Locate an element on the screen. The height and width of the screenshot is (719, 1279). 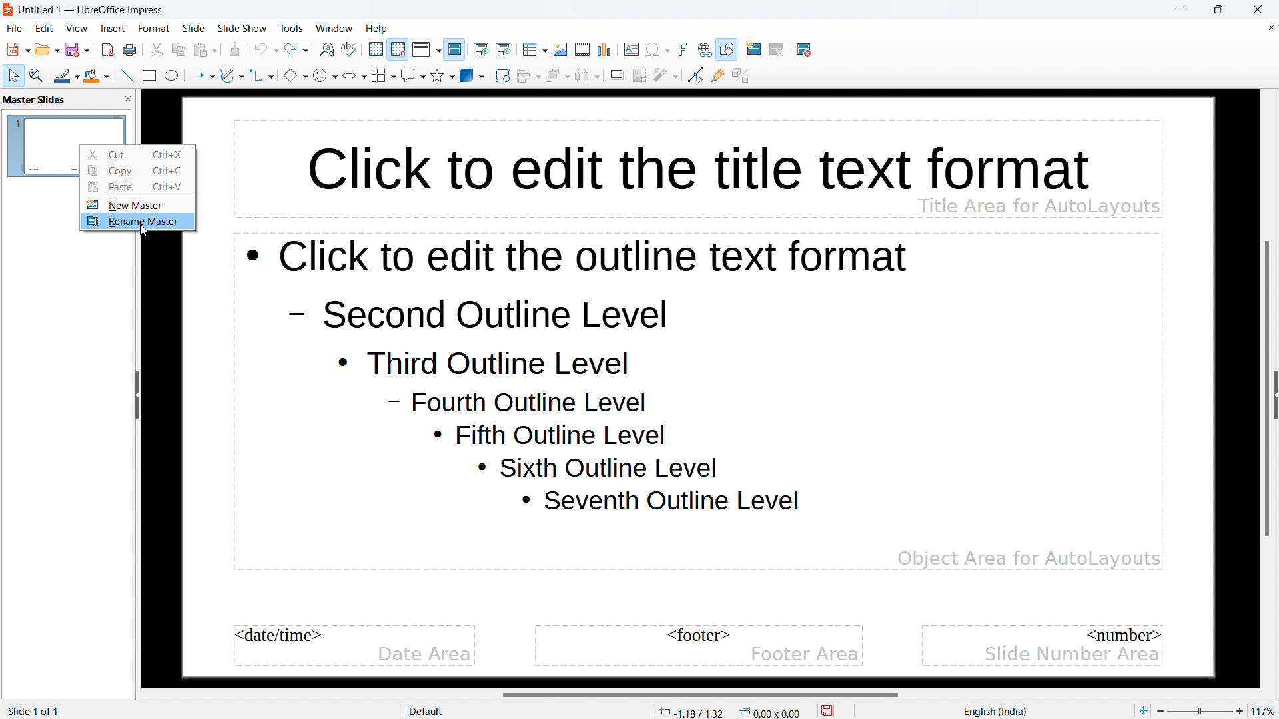
insert table is located at coordinates (535, 49).